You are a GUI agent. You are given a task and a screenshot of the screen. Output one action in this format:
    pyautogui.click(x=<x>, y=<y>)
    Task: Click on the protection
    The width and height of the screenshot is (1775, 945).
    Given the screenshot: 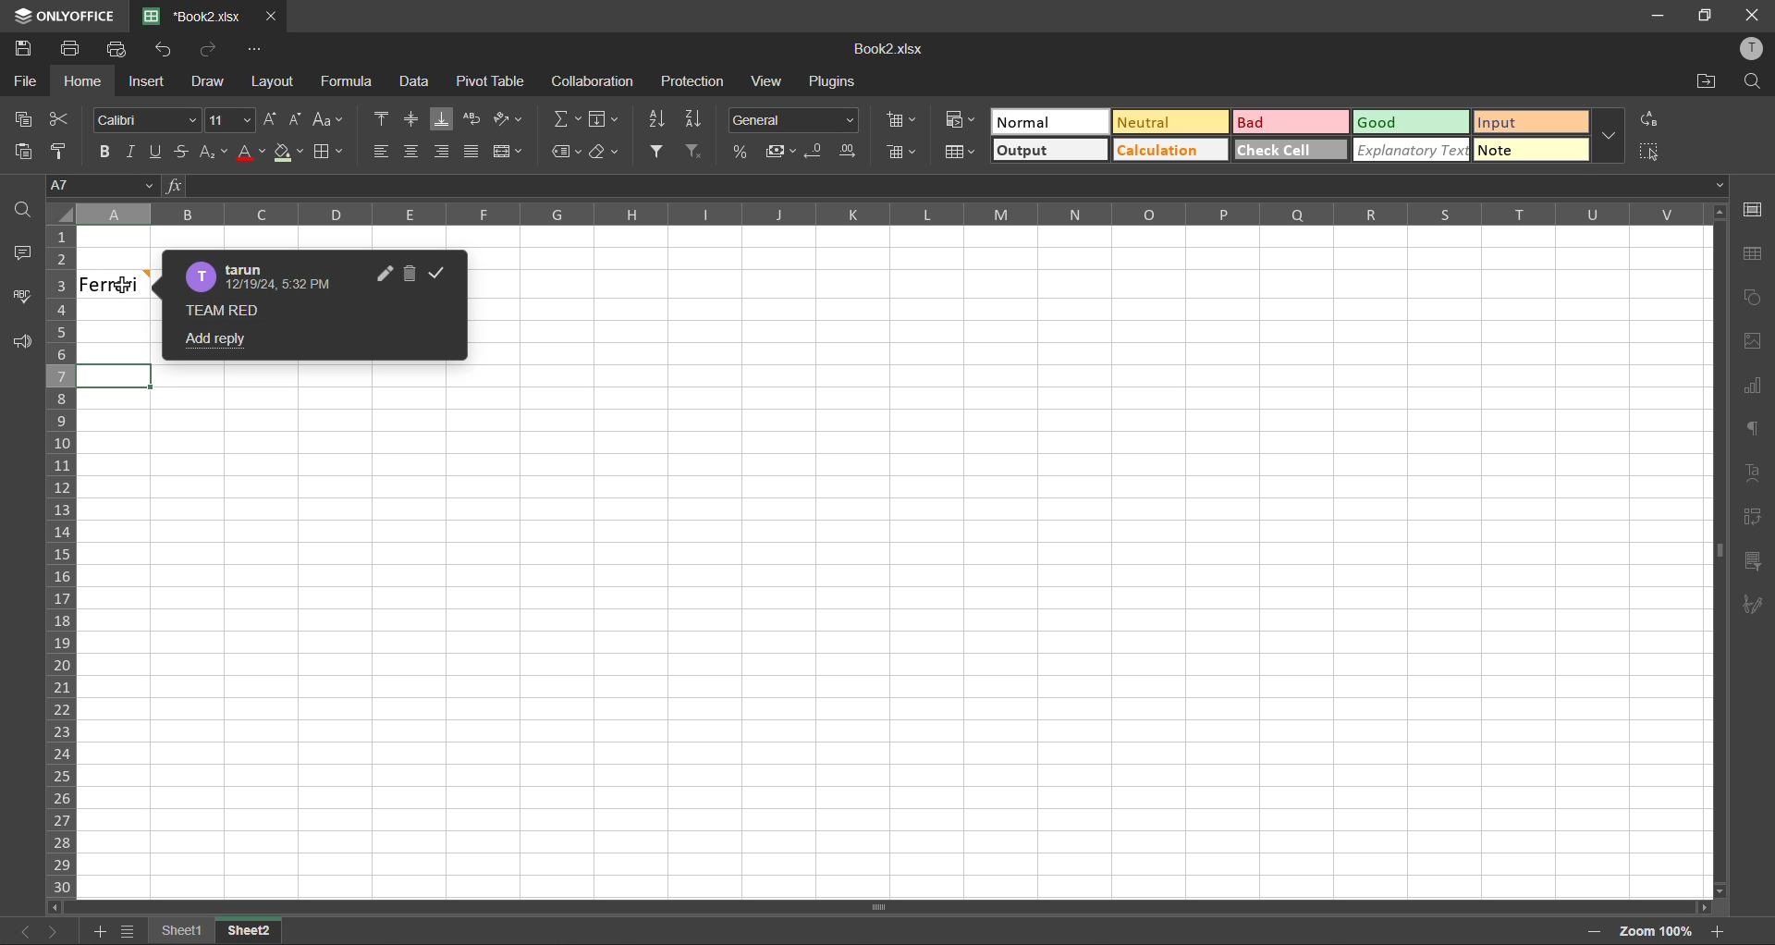 What is the action you would take?
    pyautogui.click(x=695, y=83)
    